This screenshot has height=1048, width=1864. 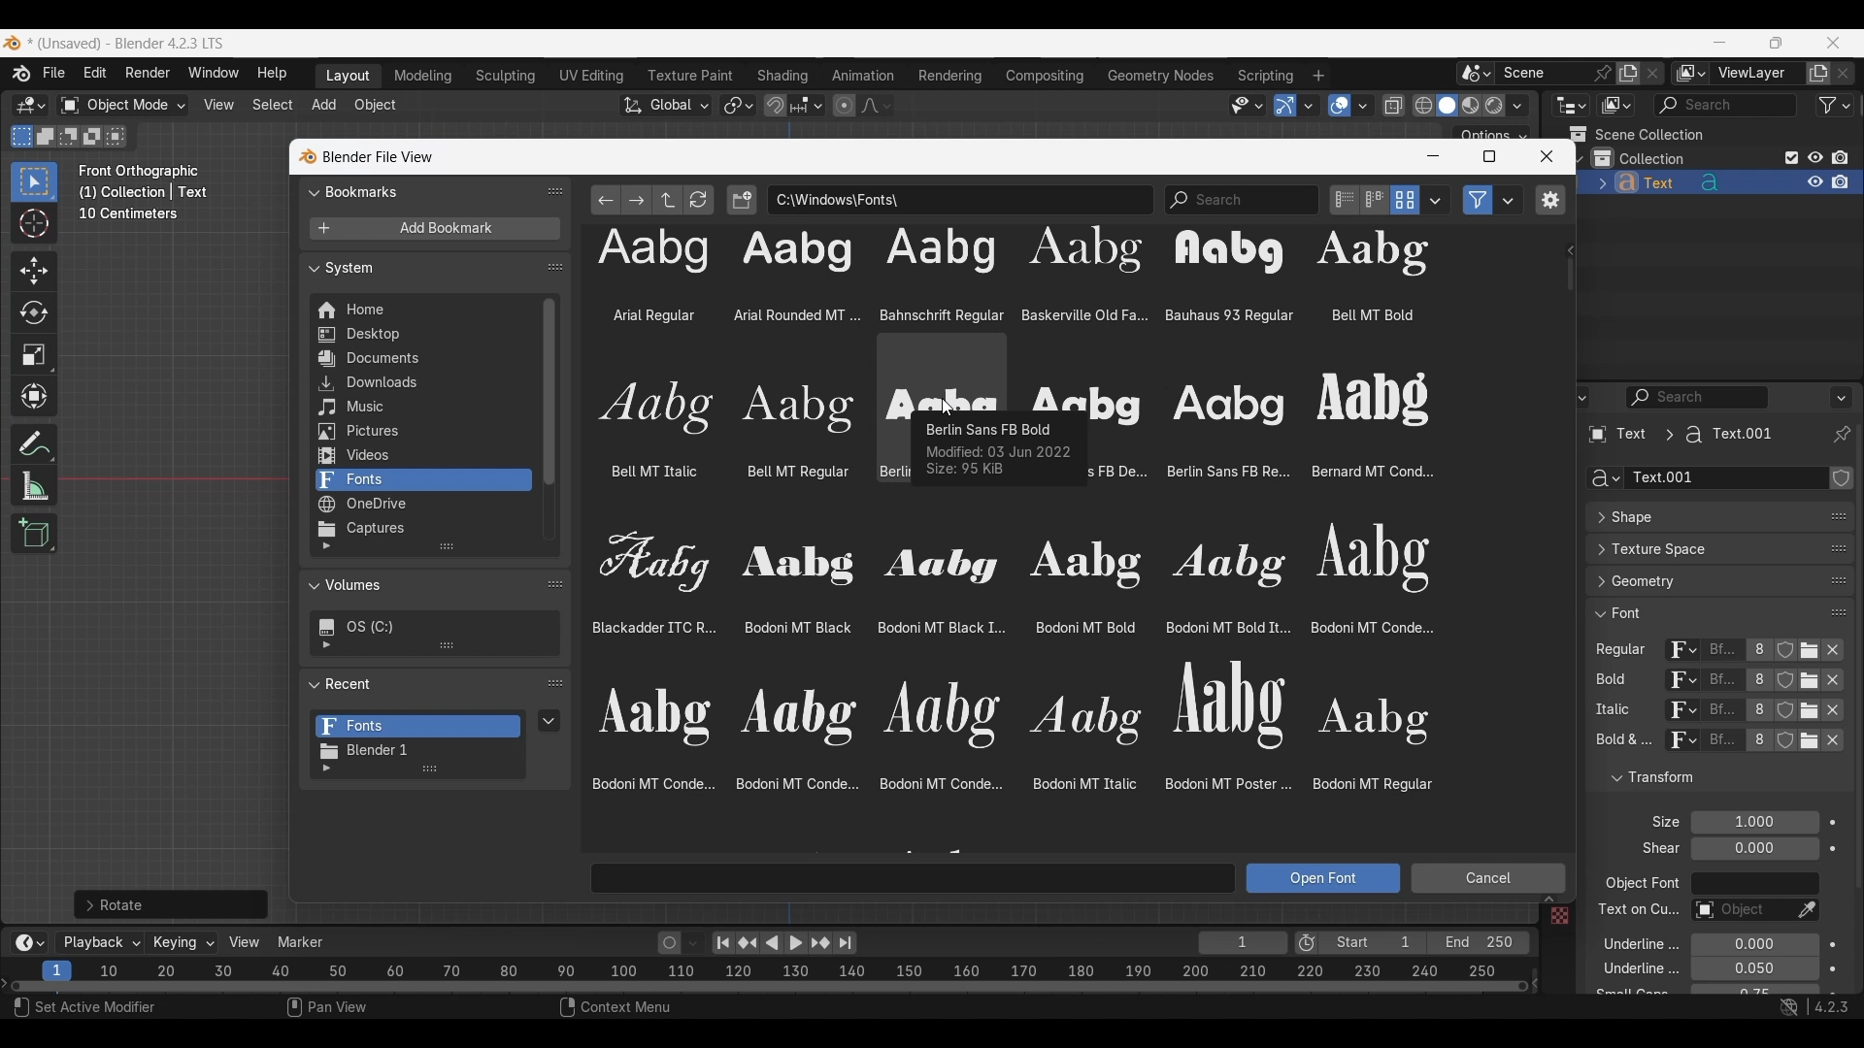 What do you see at coordinates (1840, 157) in the screenshot?
I see `Disable in renders` at bounding box center [1840, 157].